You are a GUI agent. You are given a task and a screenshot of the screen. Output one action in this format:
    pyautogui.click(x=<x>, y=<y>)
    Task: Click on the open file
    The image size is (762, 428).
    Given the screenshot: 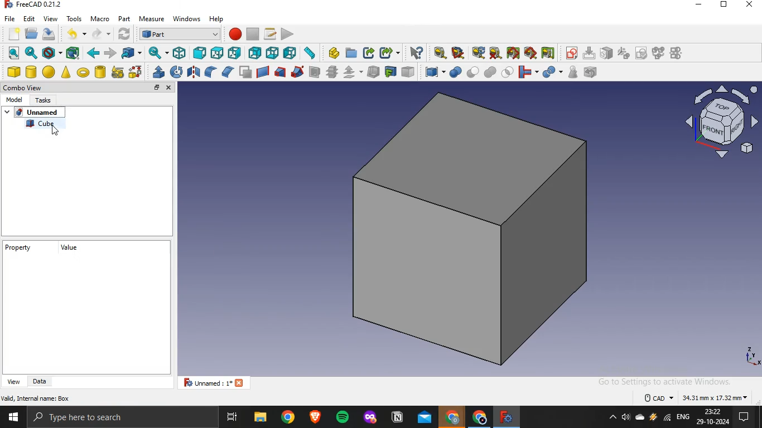 What is the action you would take?
    pyautogui.click(x=30, y=33)
    